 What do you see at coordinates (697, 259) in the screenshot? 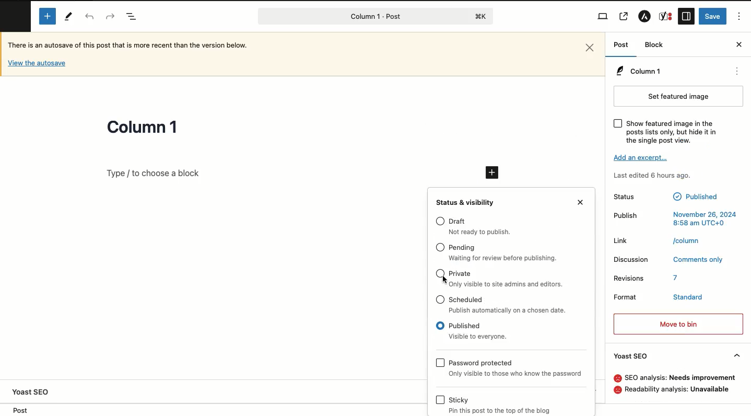
I see `Comments only` at bounding box center [697, 259].